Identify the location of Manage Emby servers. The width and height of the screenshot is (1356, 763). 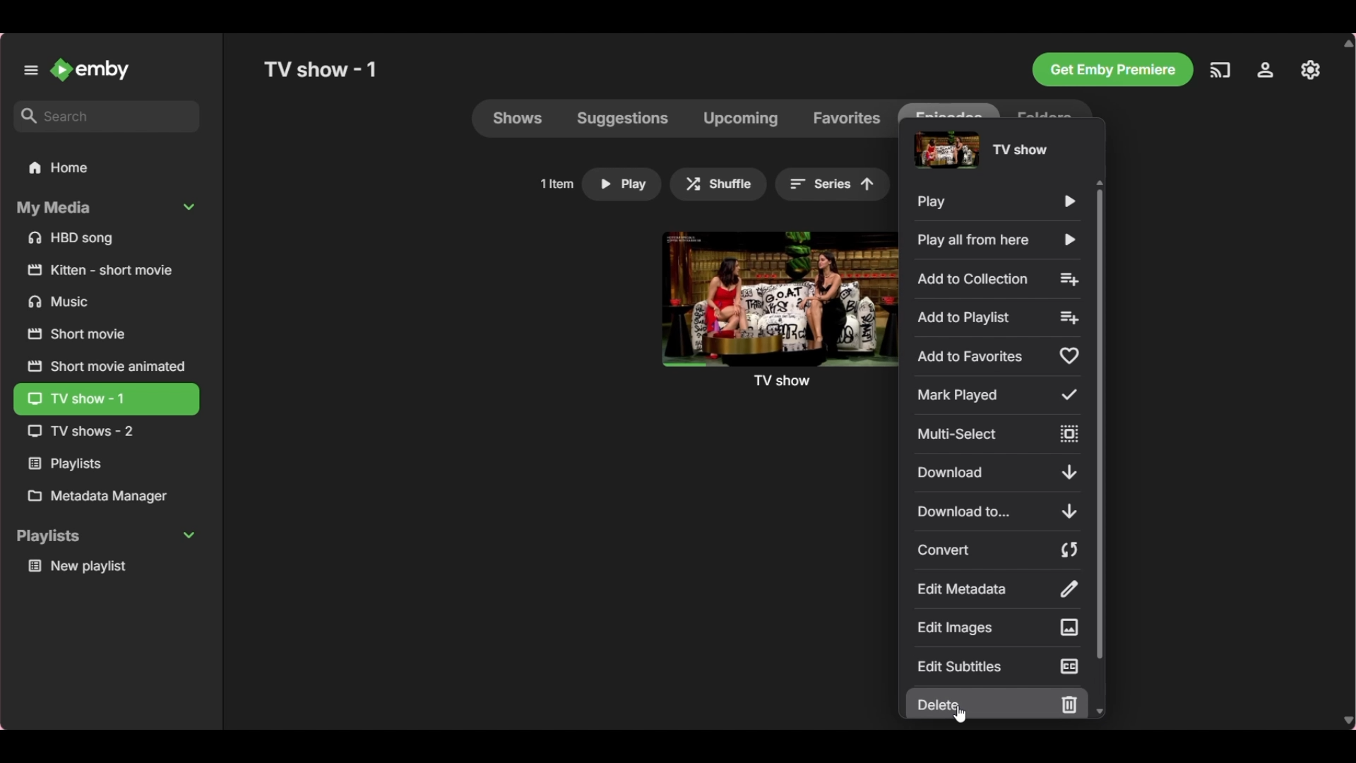
(1310, 70).